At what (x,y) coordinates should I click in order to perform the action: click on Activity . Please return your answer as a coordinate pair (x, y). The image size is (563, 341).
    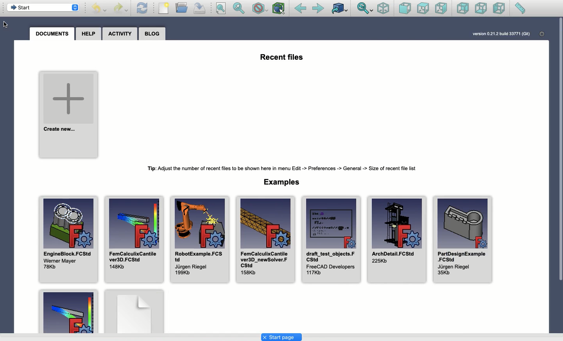
    Looking at the image, I should click on (120, 34).